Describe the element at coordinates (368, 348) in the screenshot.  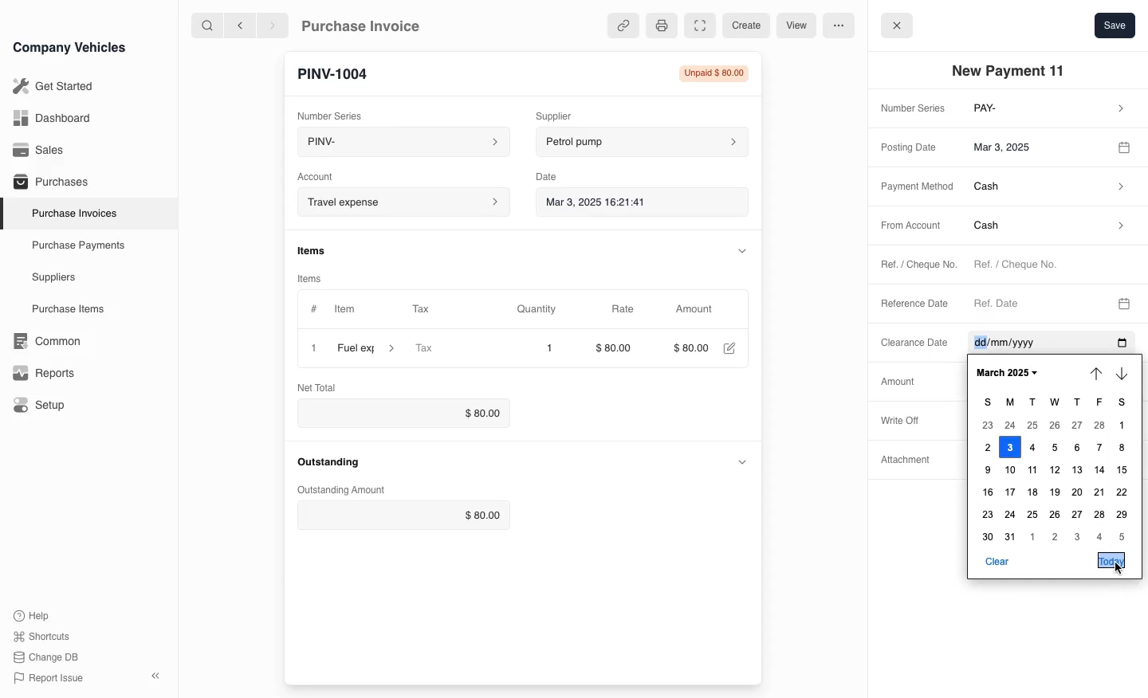
I see `item  ` at that location.